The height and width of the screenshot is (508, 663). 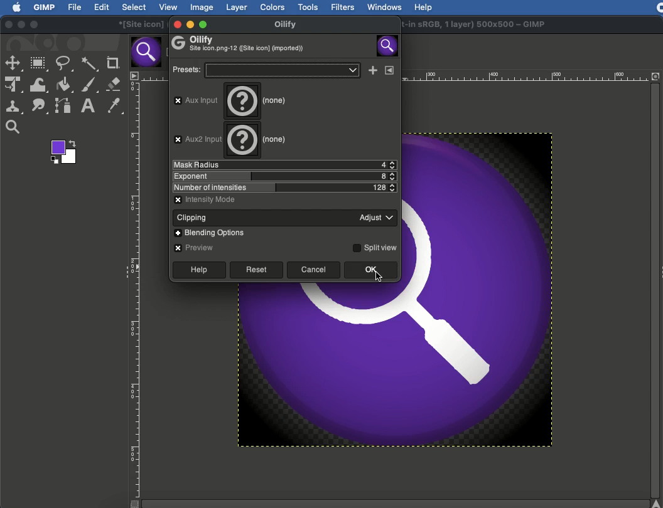 What do you see at coordinates (202, 24) in the screenshot?
I see `Maximize` at bounding box center [202, 24].